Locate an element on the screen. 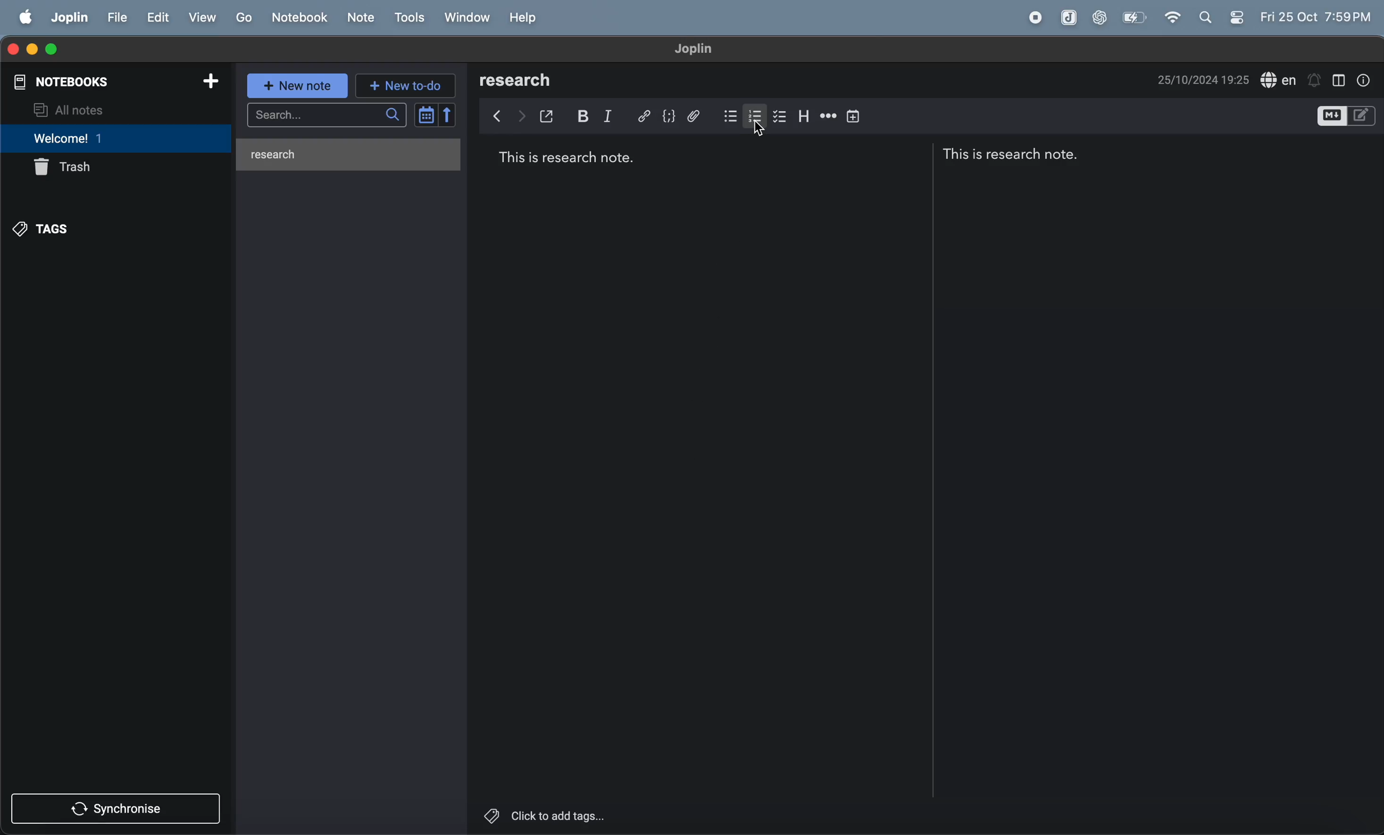  Dark theme Toggle  is located at coordinates (1236, 19).